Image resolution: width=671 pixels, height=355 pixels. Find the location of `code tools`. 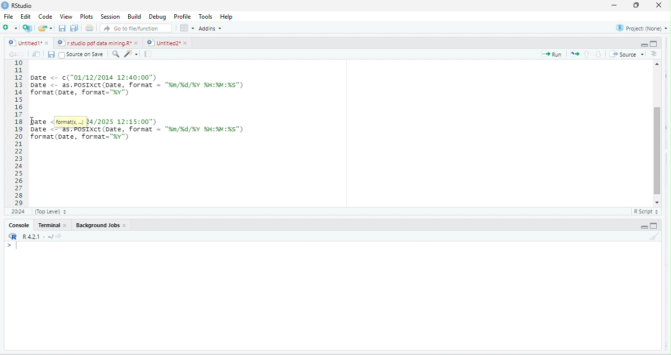

code tools is located at coordinates (132, 54).